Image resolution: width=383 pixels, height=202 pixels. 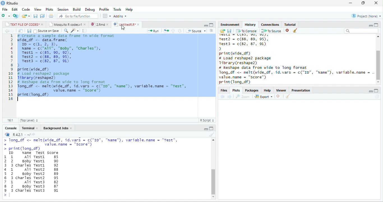 What do you see at coordinates (270, 25) in the screenshot?
I see `Connections` at bounding box center [270, 25].